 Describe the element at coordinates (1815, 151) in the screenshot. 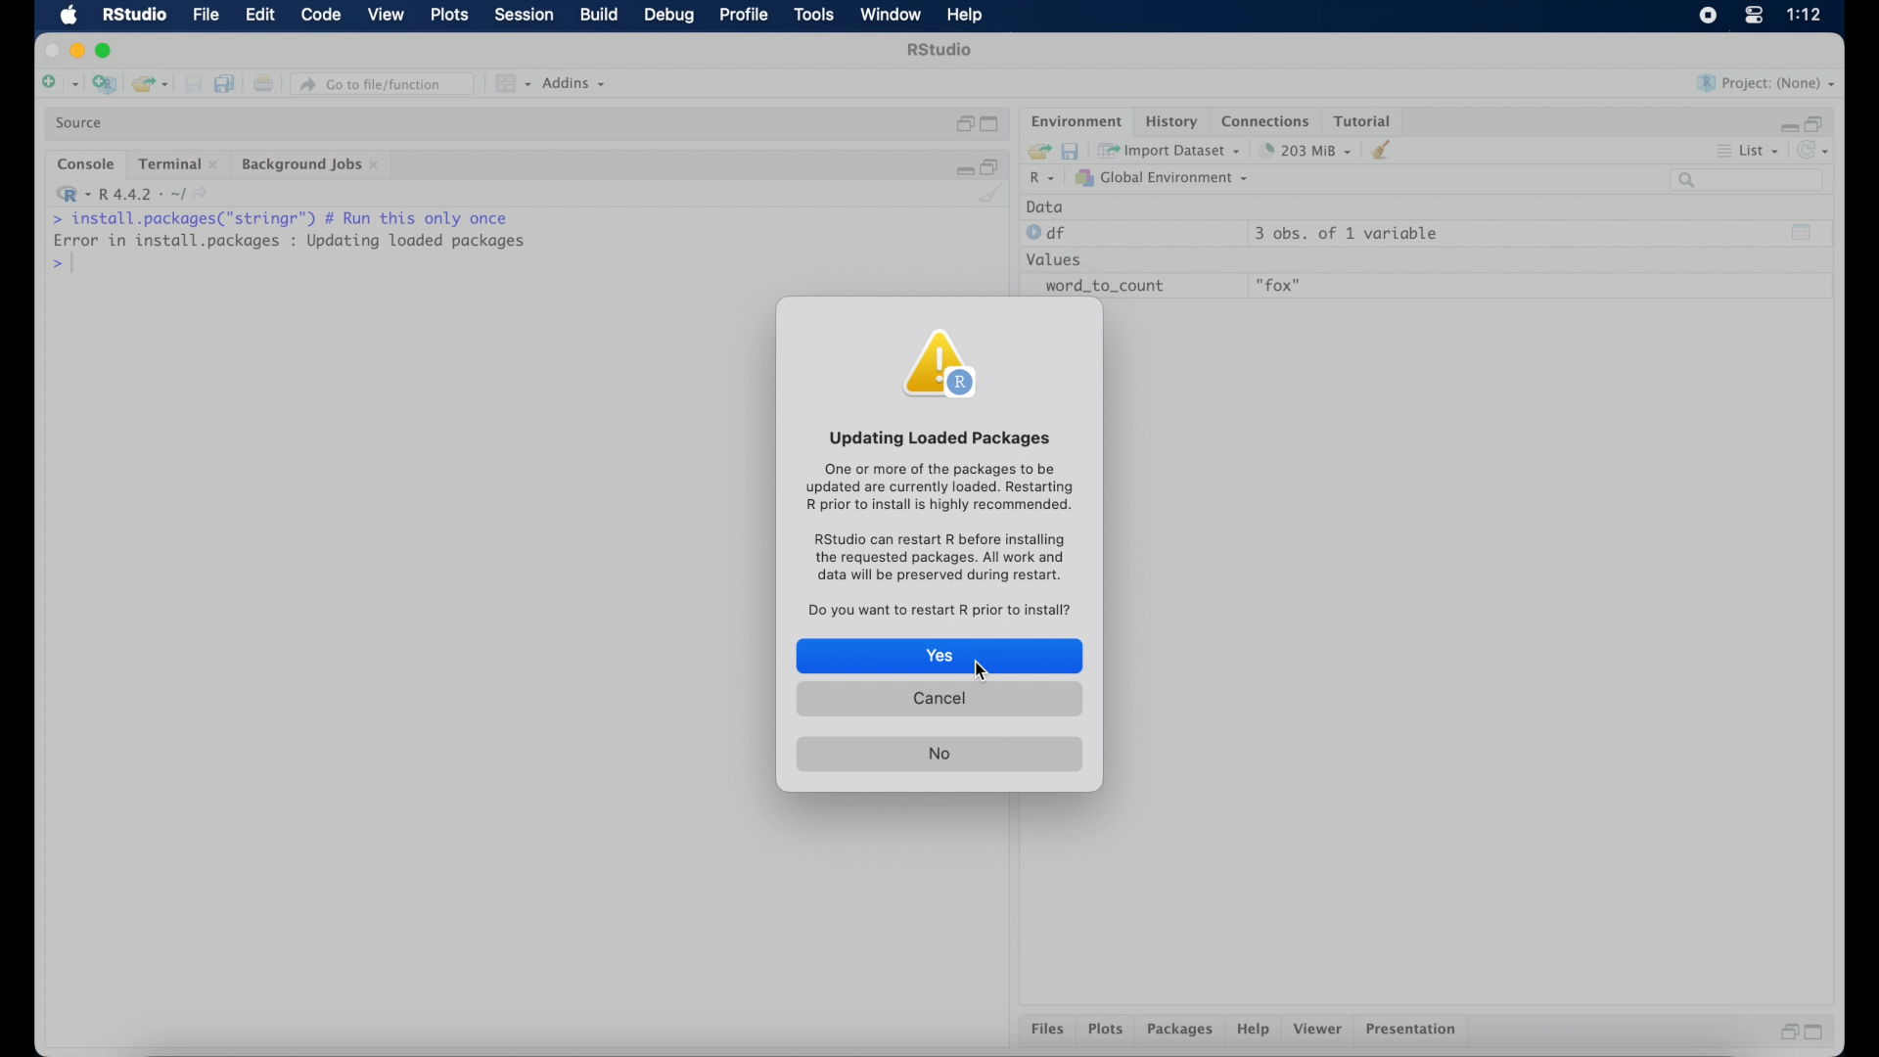

I see `refresh` at that location.